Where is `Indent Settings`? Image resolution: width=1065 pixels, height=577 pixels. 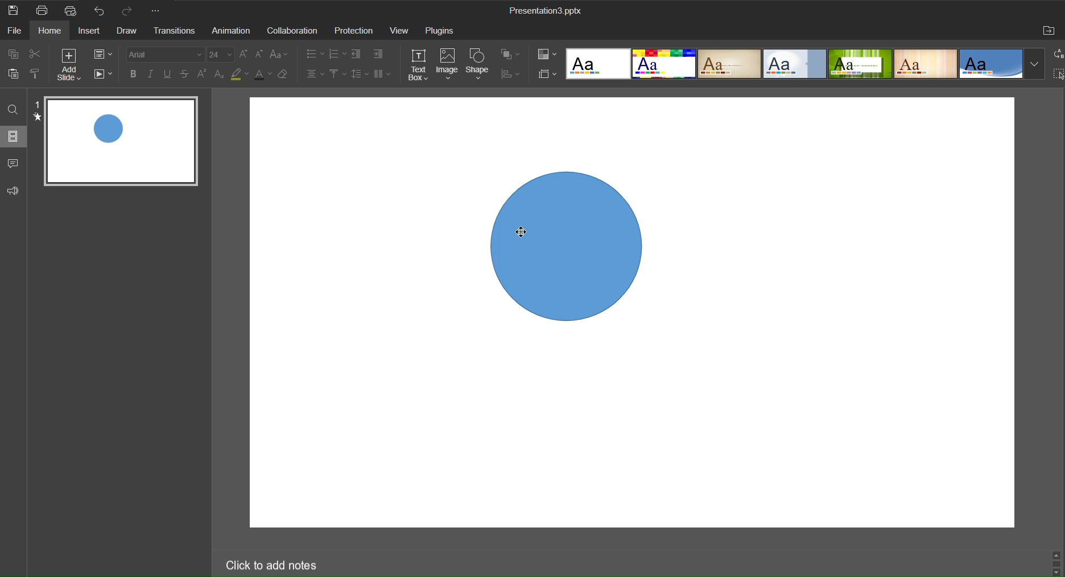 Indent Settings is located at coordinates (380, 52).